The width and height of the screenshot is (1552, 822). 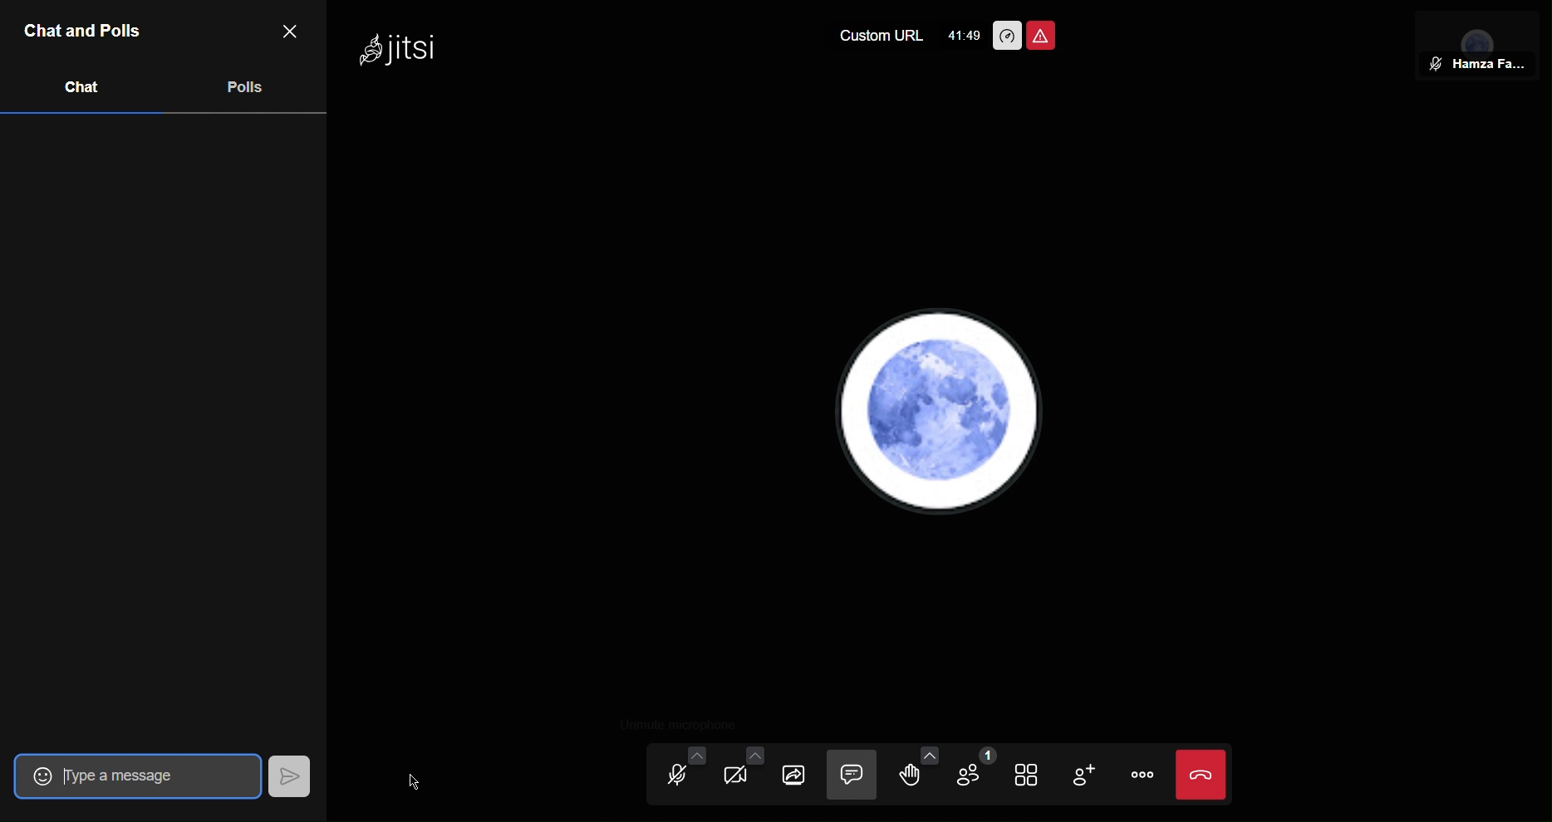 I want to click on Send, so click(x=293, y=776).